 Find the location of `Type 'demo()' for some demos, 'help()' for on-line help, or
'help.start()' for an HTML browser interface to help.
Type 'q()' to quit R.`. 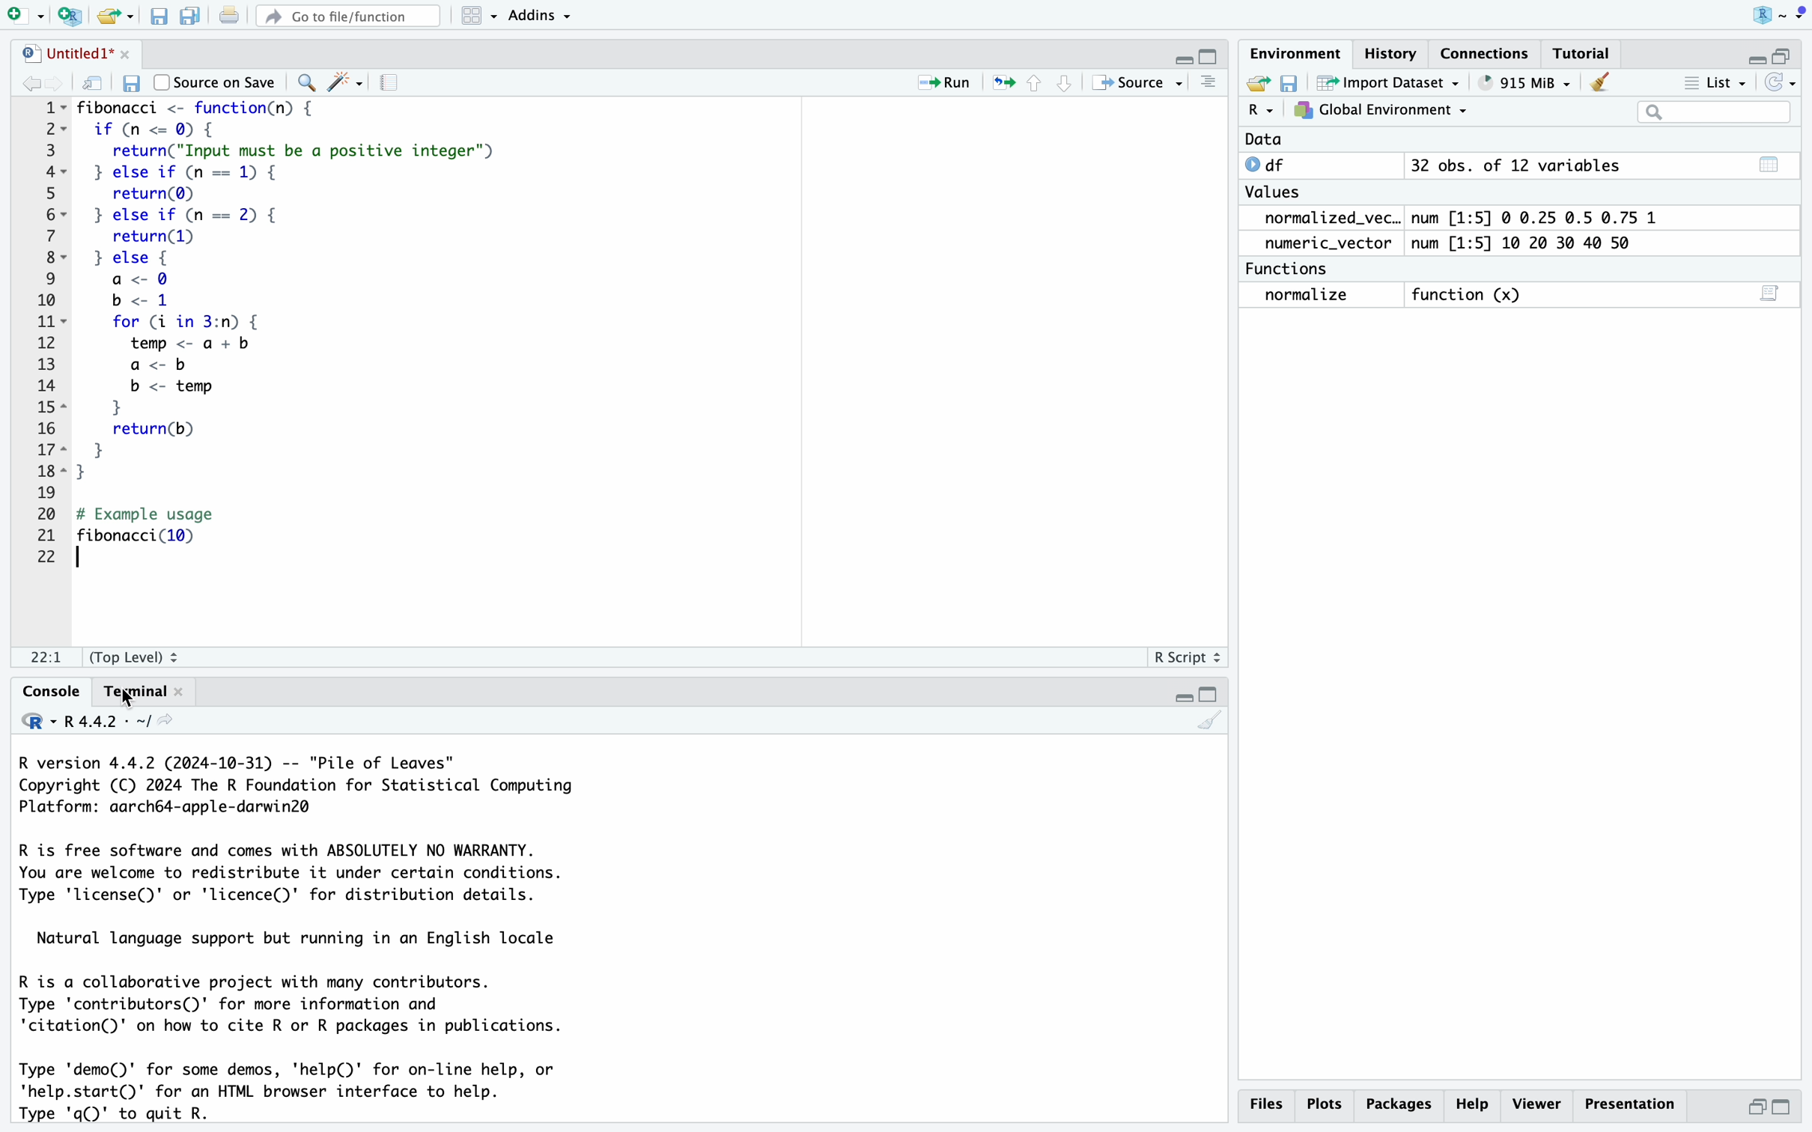

Type 'demo()' for some demos, 'help()' for on-line help, or
'help.start()' for an HTML browser interface to help.
Type 'q()' to quit R. is located at coordinates (312, 1092).